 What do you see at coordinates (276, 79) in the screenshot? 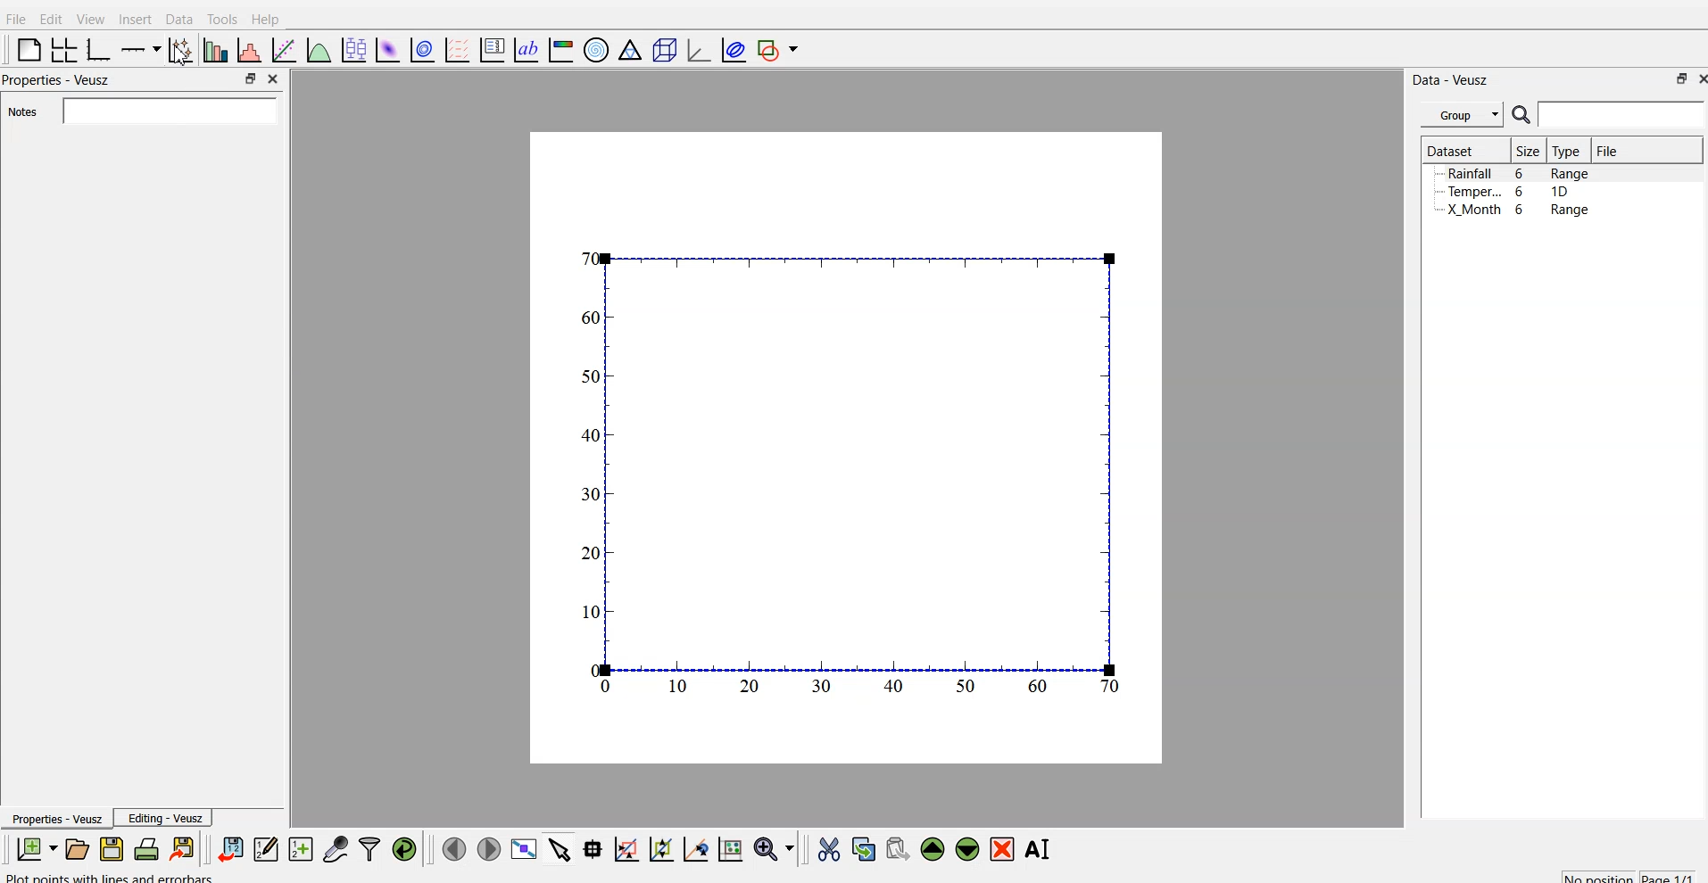
I see `close` at bounding box center [276, 79].